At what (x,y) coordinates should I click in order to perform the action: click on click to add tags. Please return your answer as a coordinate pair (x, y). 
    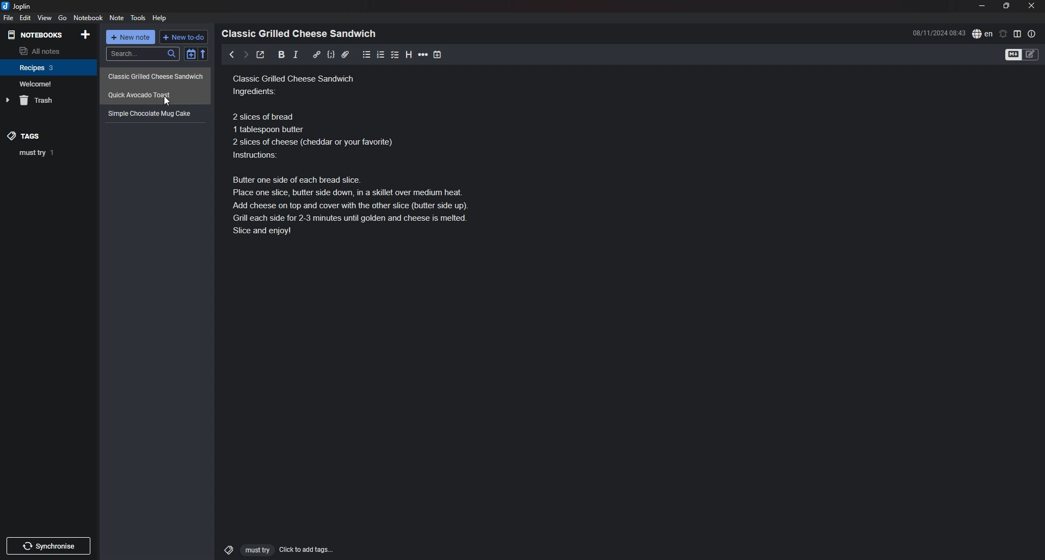
    Looking at the image, I should click on (274, 549).